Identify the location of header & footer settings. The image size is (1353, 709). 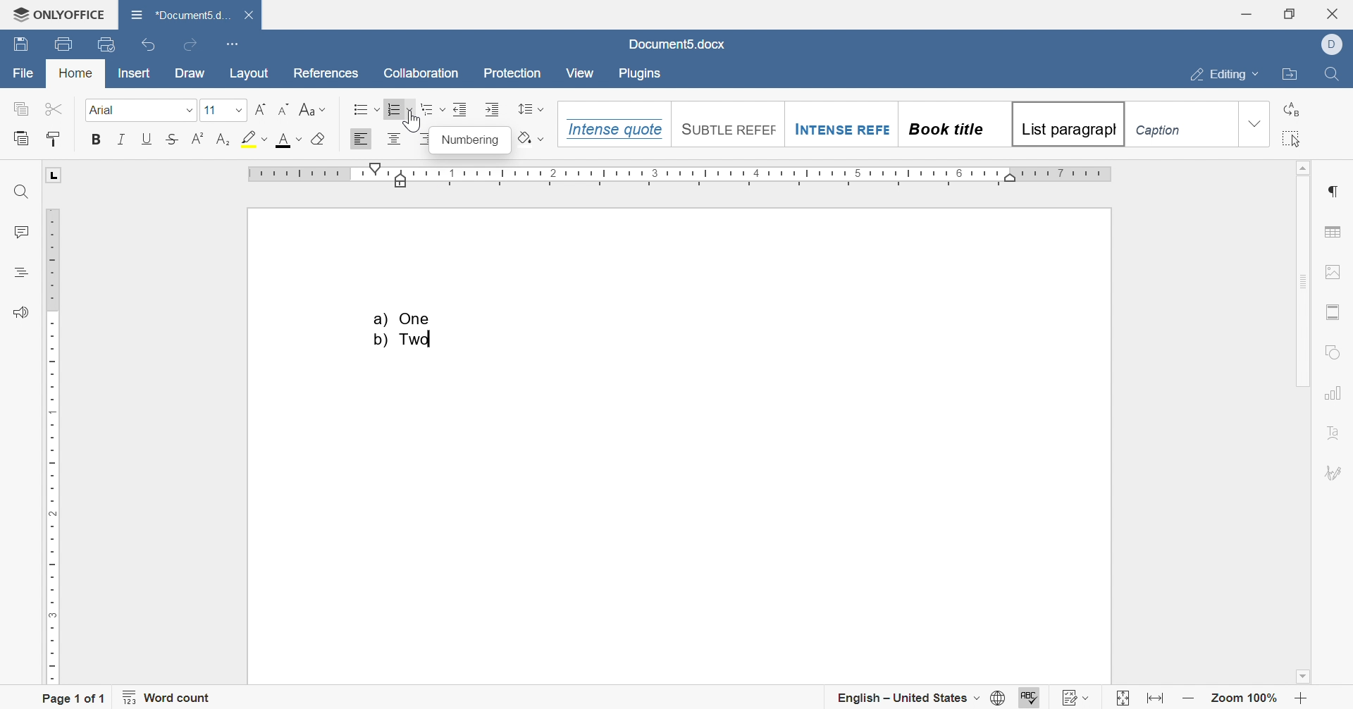
(1333, 311).